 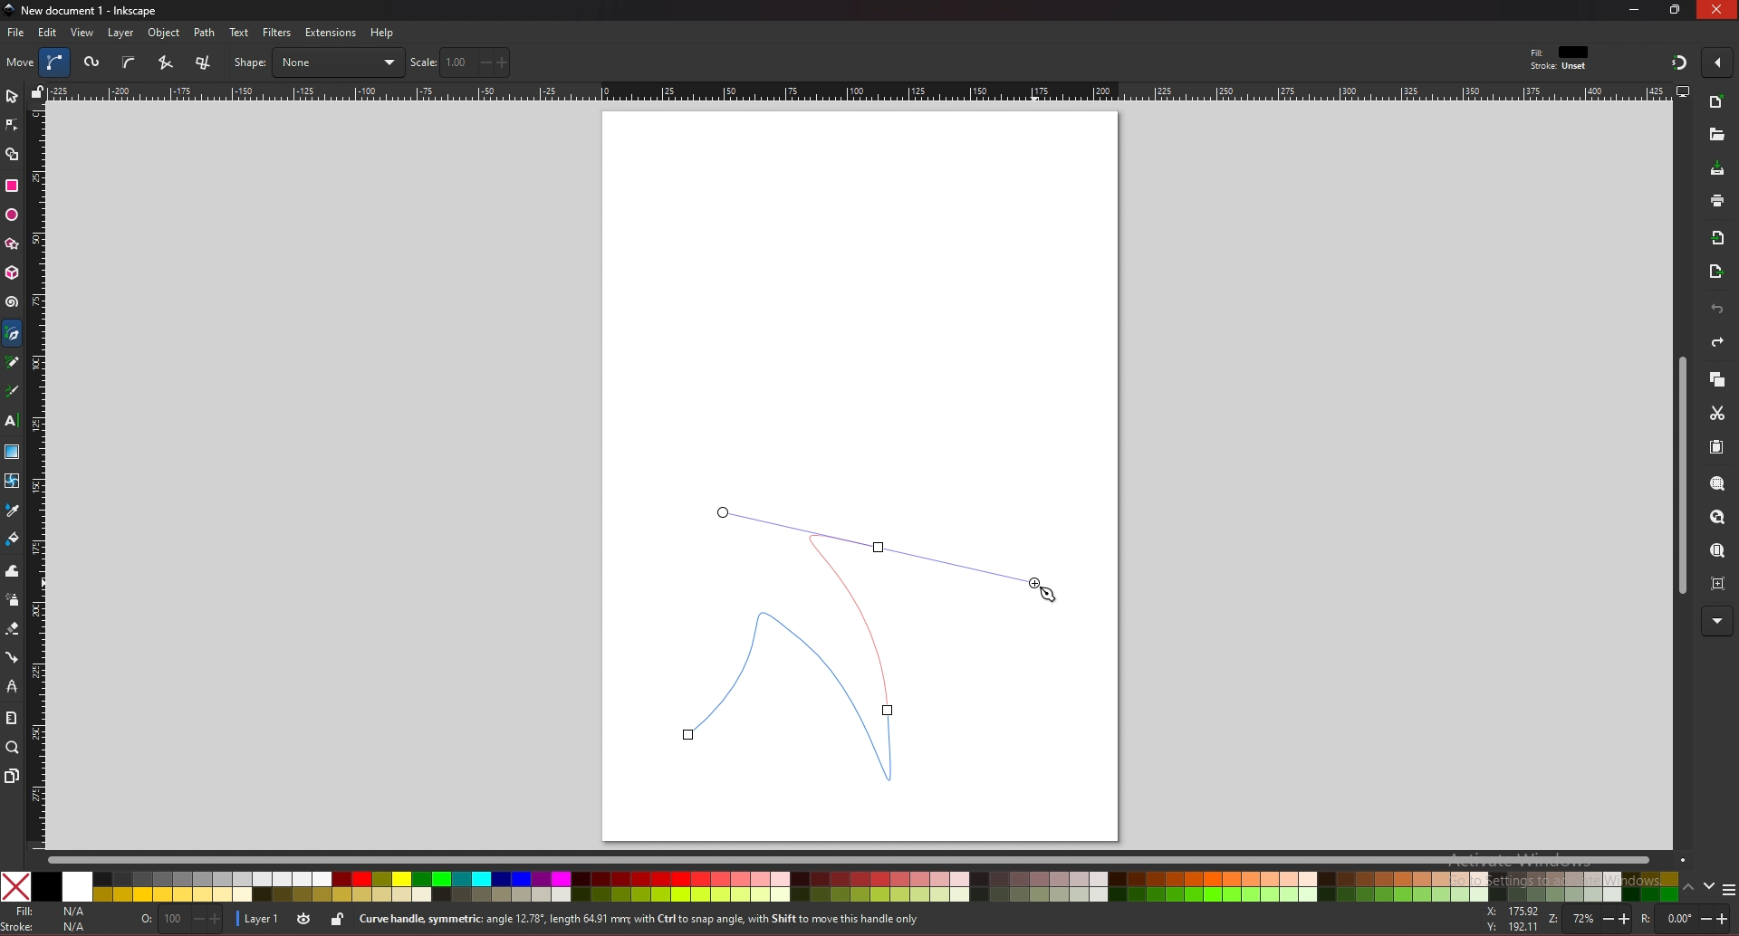 What do you see at coordinates (1054, 592) in the screenshot?
I see `cursor` at bounding box center [1054, 592].